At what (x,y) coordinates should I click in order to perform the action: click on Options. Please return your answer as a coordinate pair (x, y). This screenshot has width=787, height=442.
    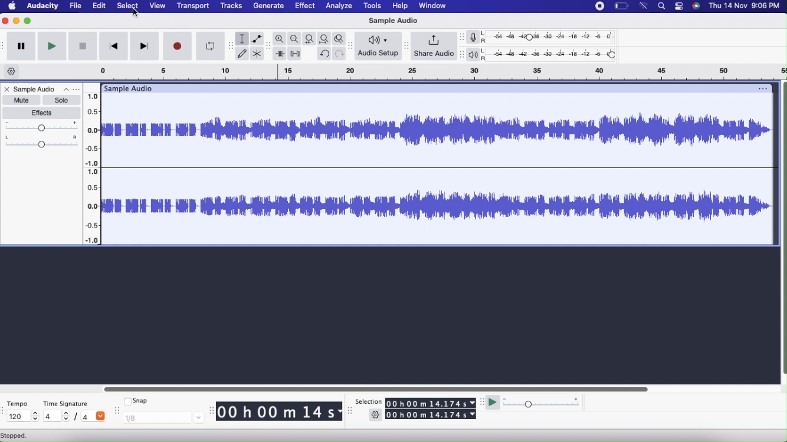
    Looking at the image, I should click on (72, 89).